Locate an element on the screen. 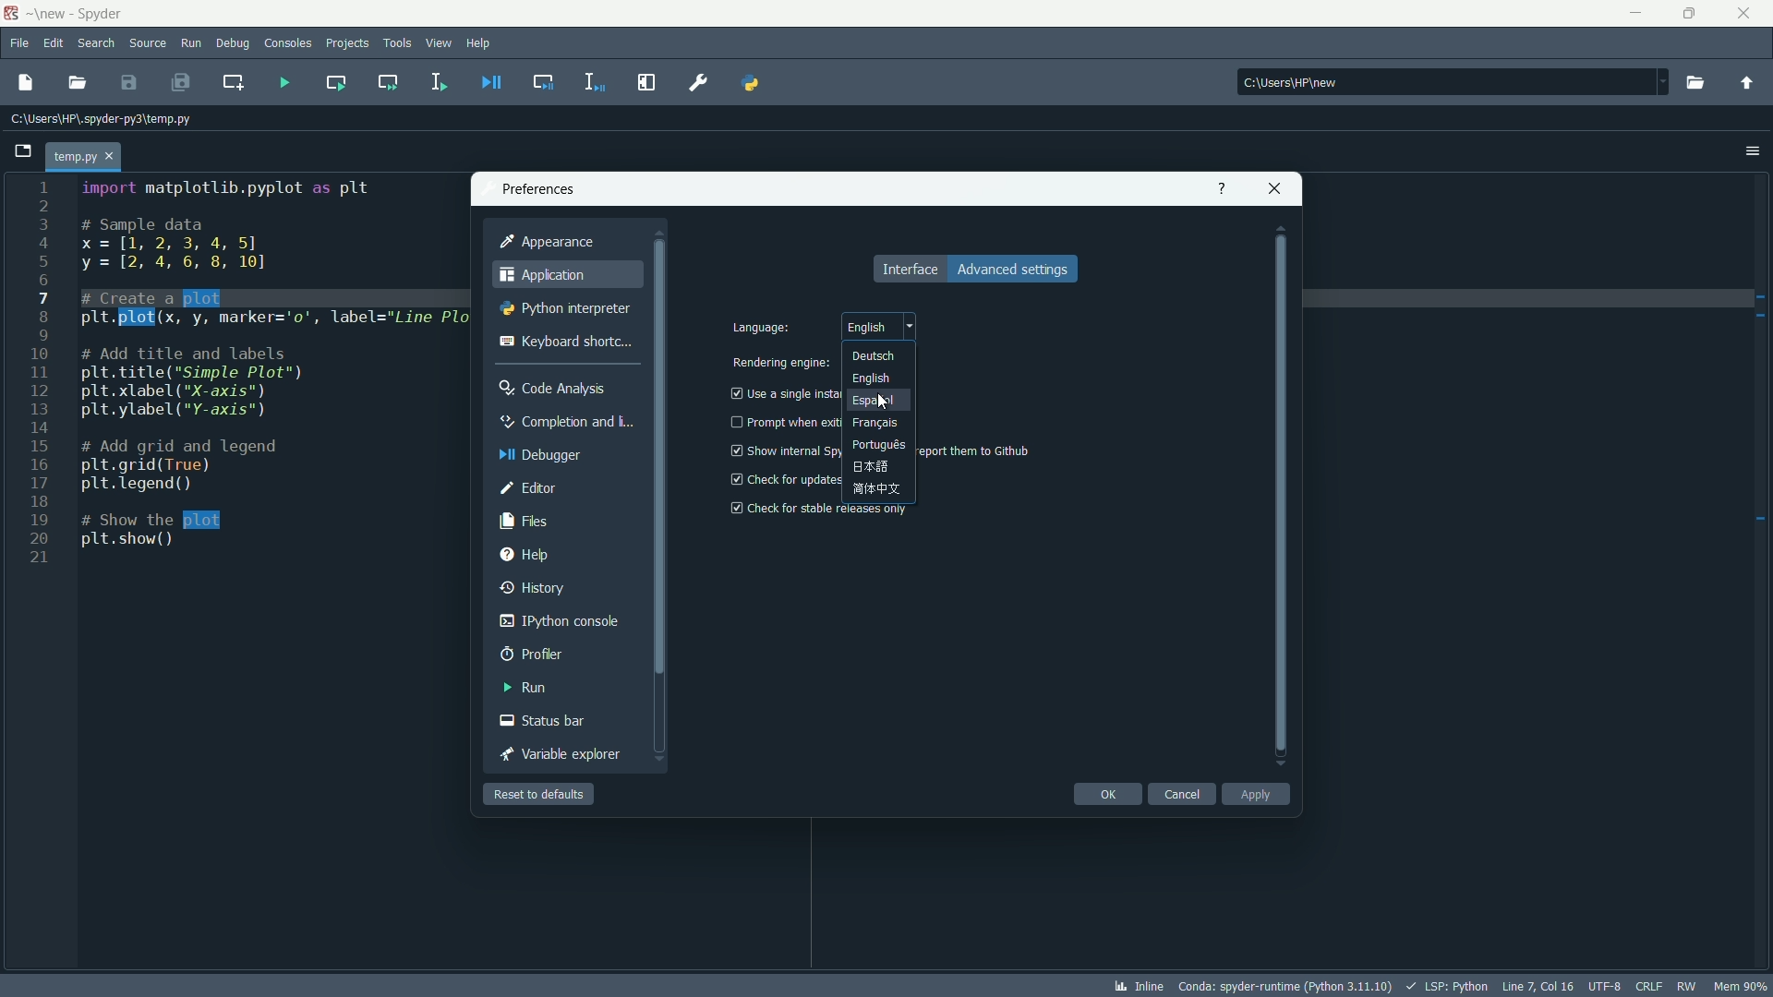 The image size is (1773, 997). preferences is located at coordinates (702, 81).